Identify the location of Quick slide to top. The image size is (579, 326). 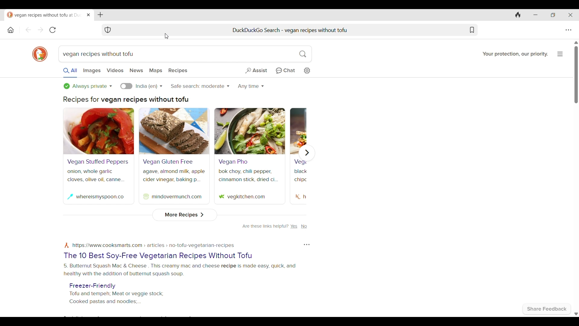
(576, 43).